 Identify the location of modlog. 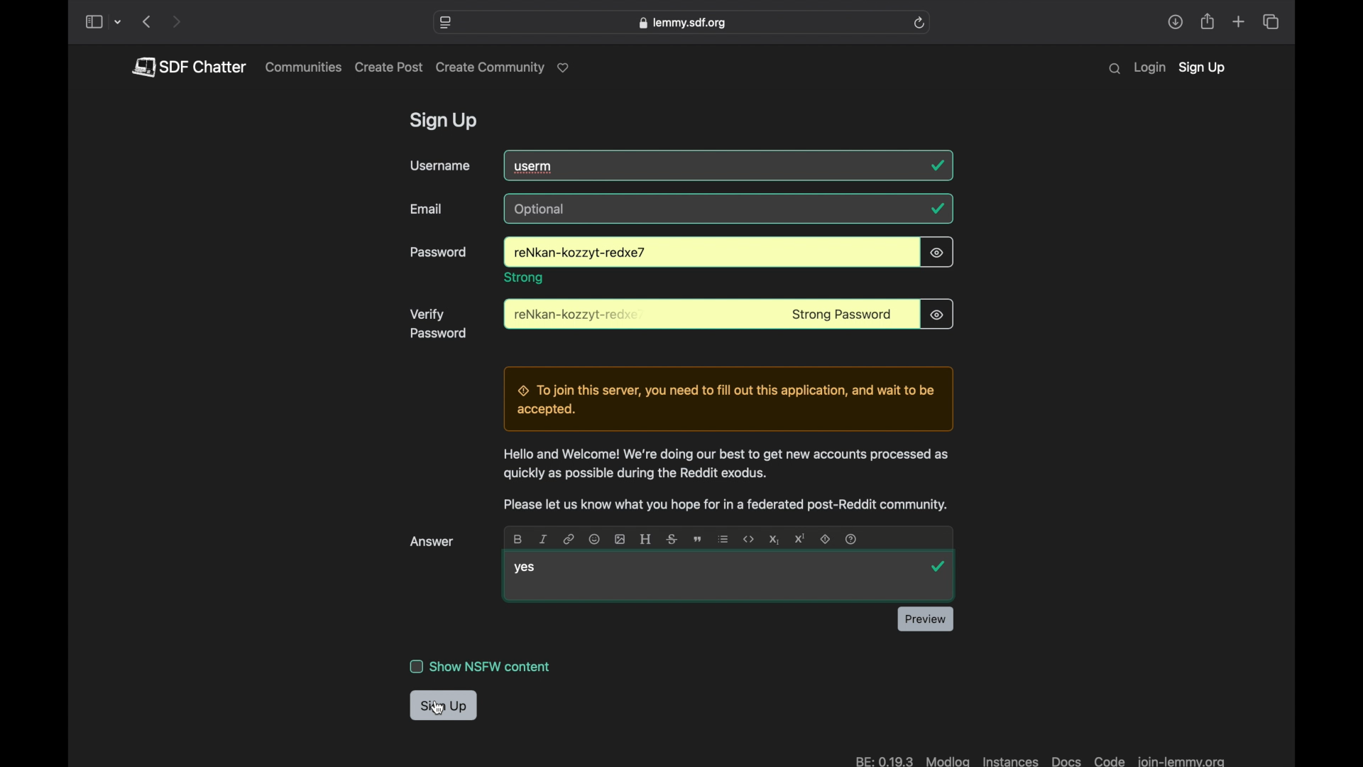
(948, 760).